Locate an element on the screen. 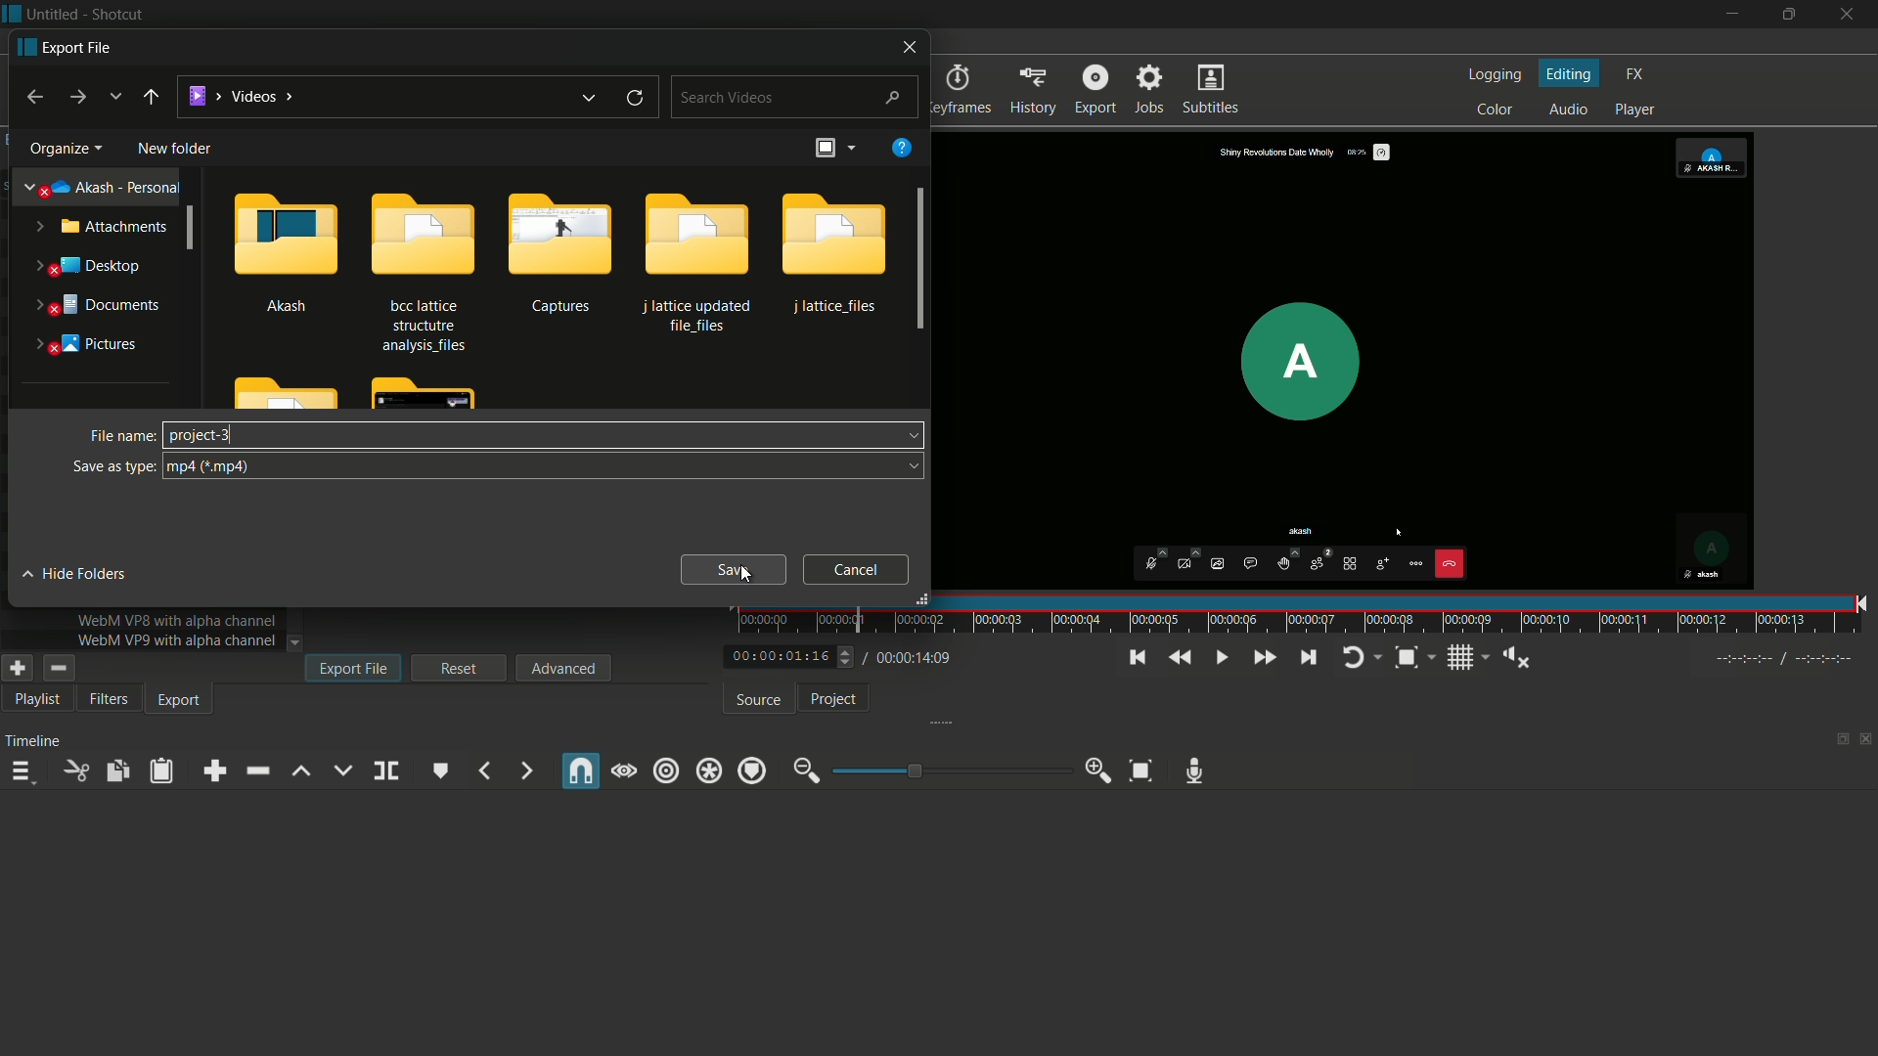 This screenshot has width=1878, height=1056. Export is located at coordinates (1095, 88).